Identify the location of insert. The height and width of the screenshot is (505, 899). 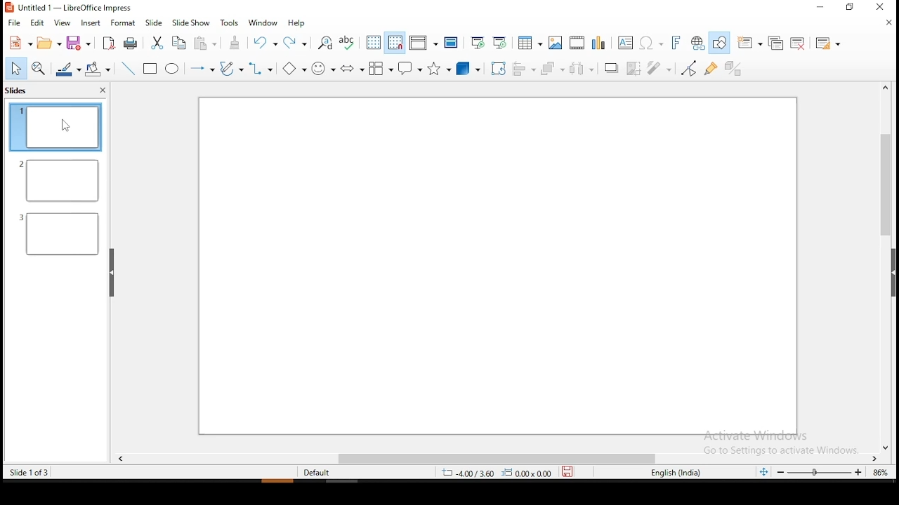
(89, 23).